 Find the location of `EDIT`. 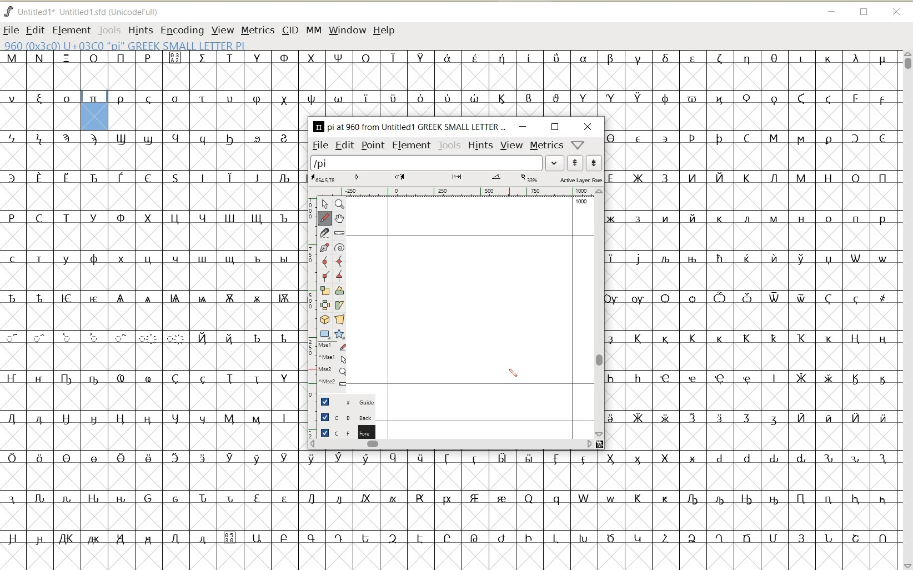

EDIT is located at coordinates (35, 30).